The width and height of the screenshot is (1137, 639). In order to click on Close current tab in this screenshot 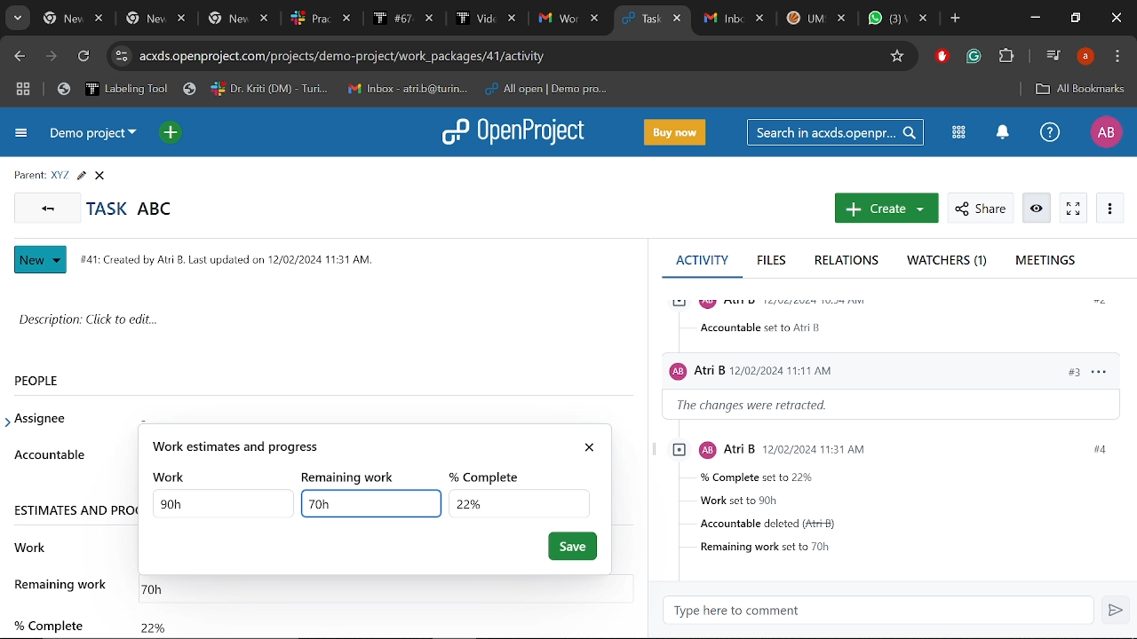, I will do `click(679, 20)`.